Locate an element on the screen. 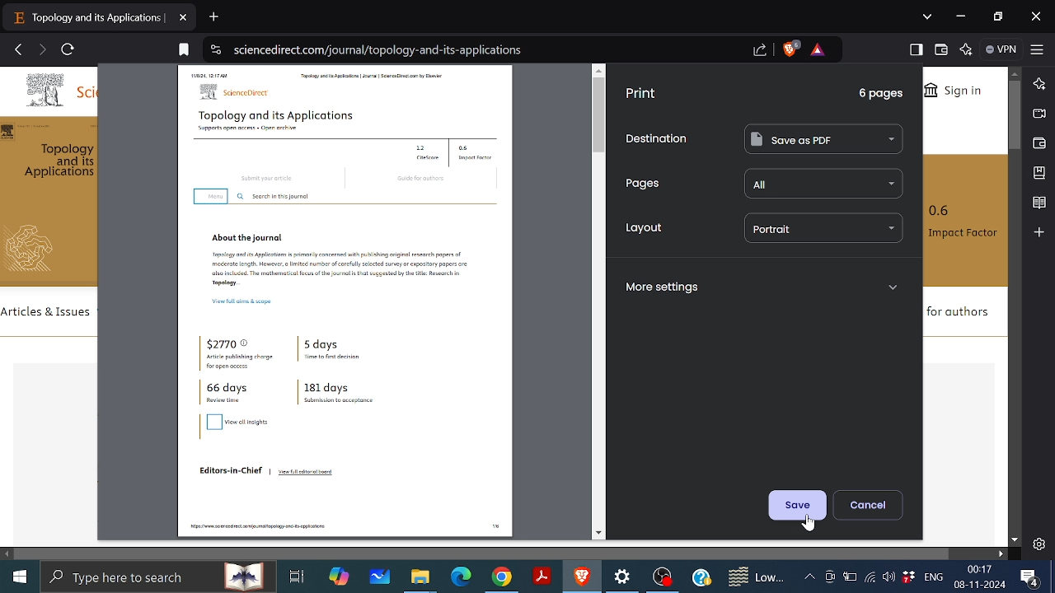  66 days is located at coordinates (237, 395).